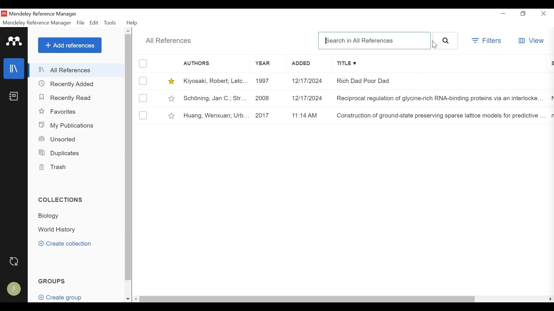 The image size is (554, 311). Describe the element at coordinates (4, 14) in the screenshot. I see `Mendeley Desktop Icon` at that location.